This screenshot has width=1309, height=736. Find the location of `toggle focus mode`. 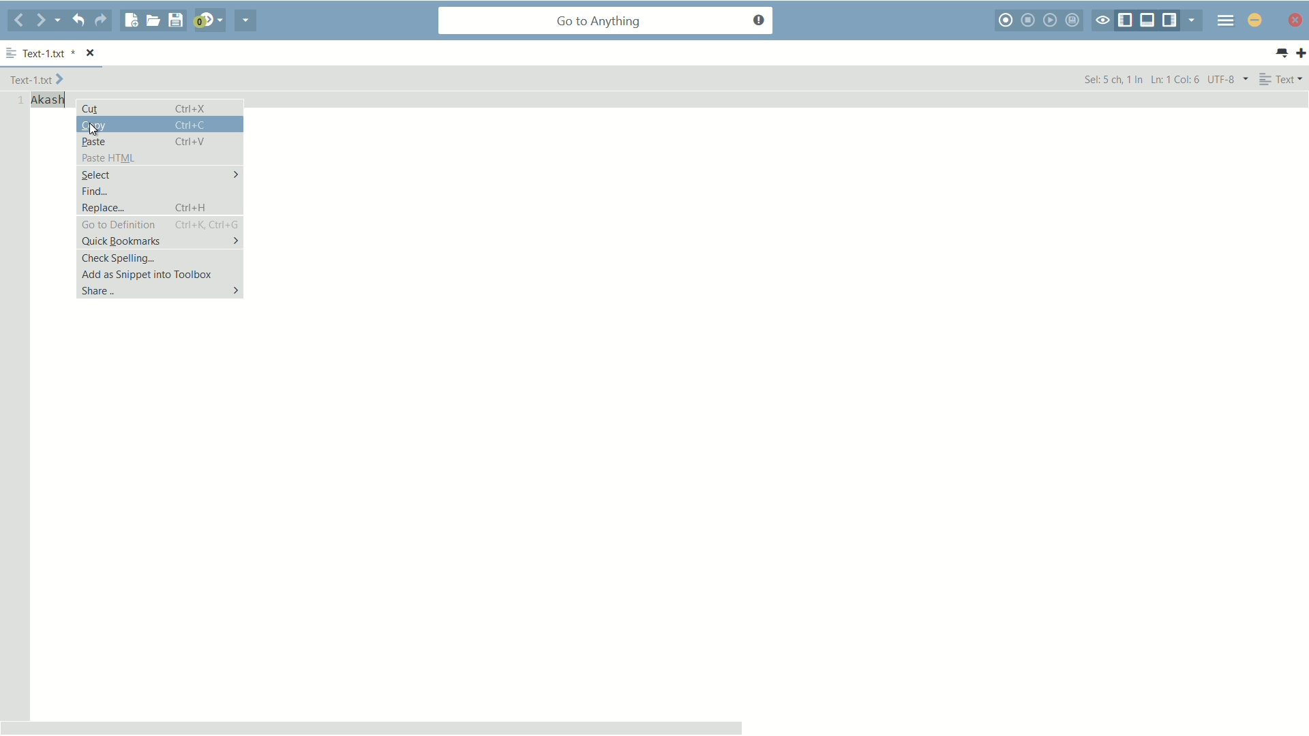

toggle focus mode is located at coordinates (1102, 21).